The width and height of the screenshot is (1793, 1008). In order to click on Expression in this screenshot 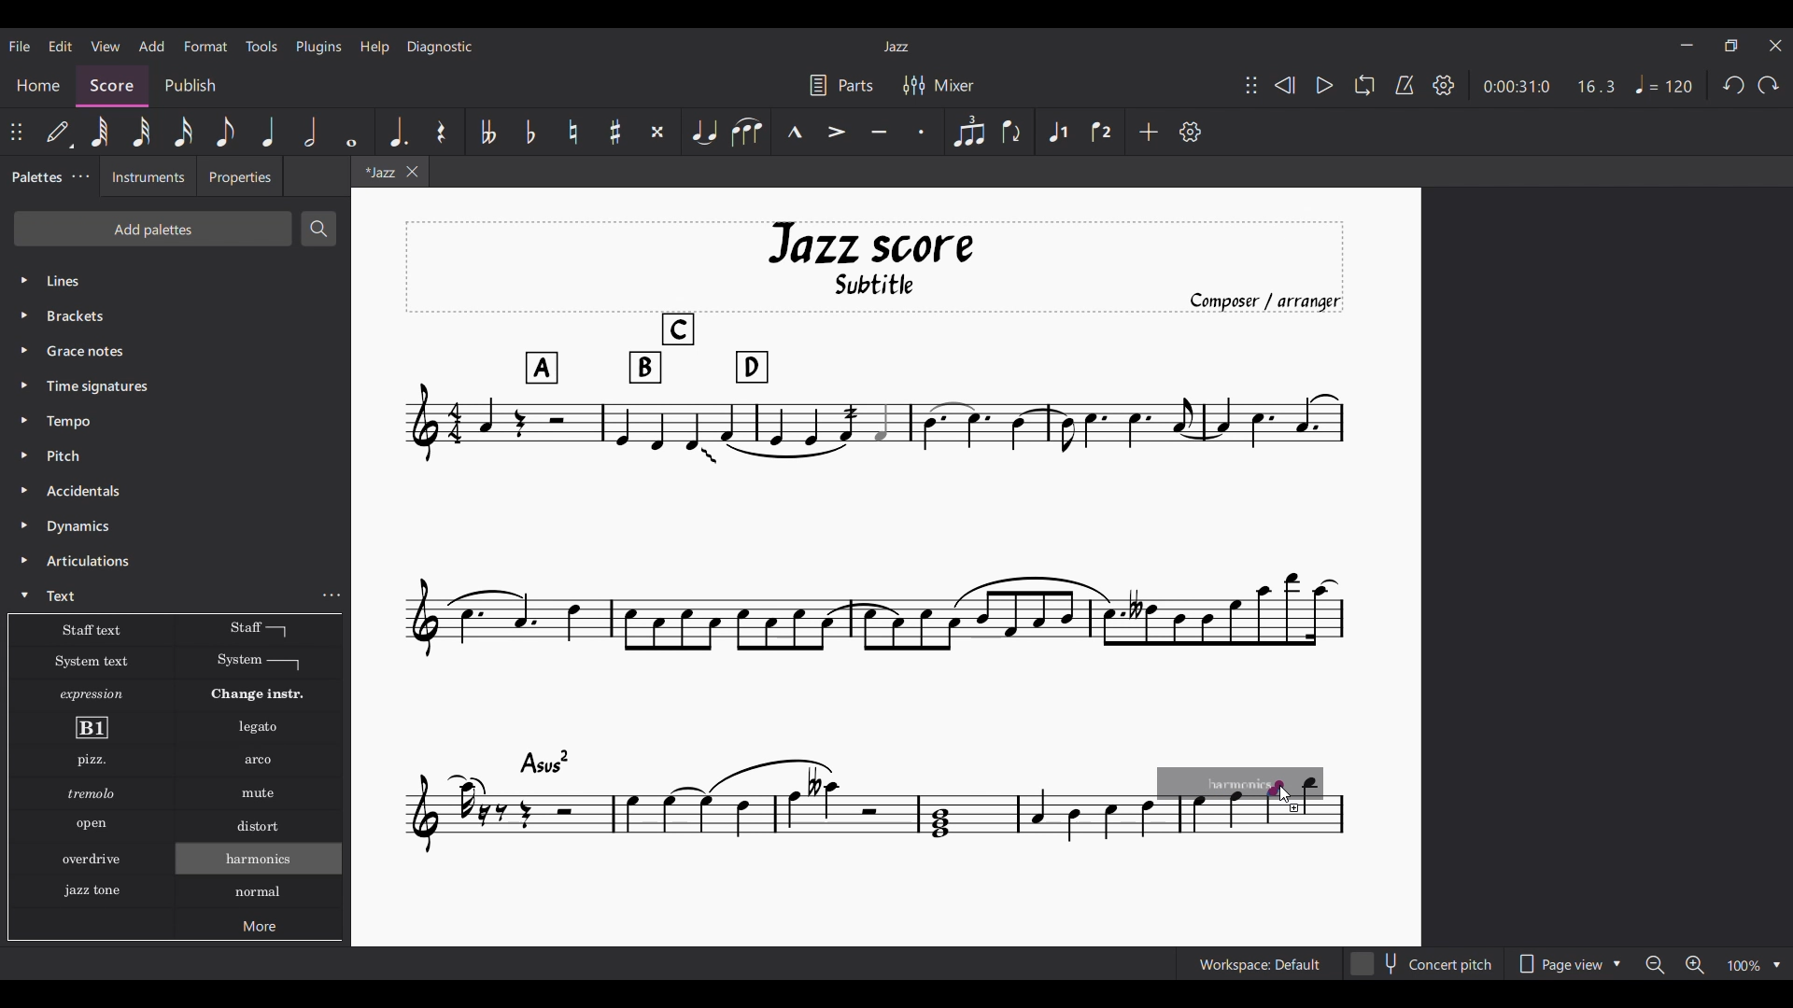, I will do `click(95, 694)`.